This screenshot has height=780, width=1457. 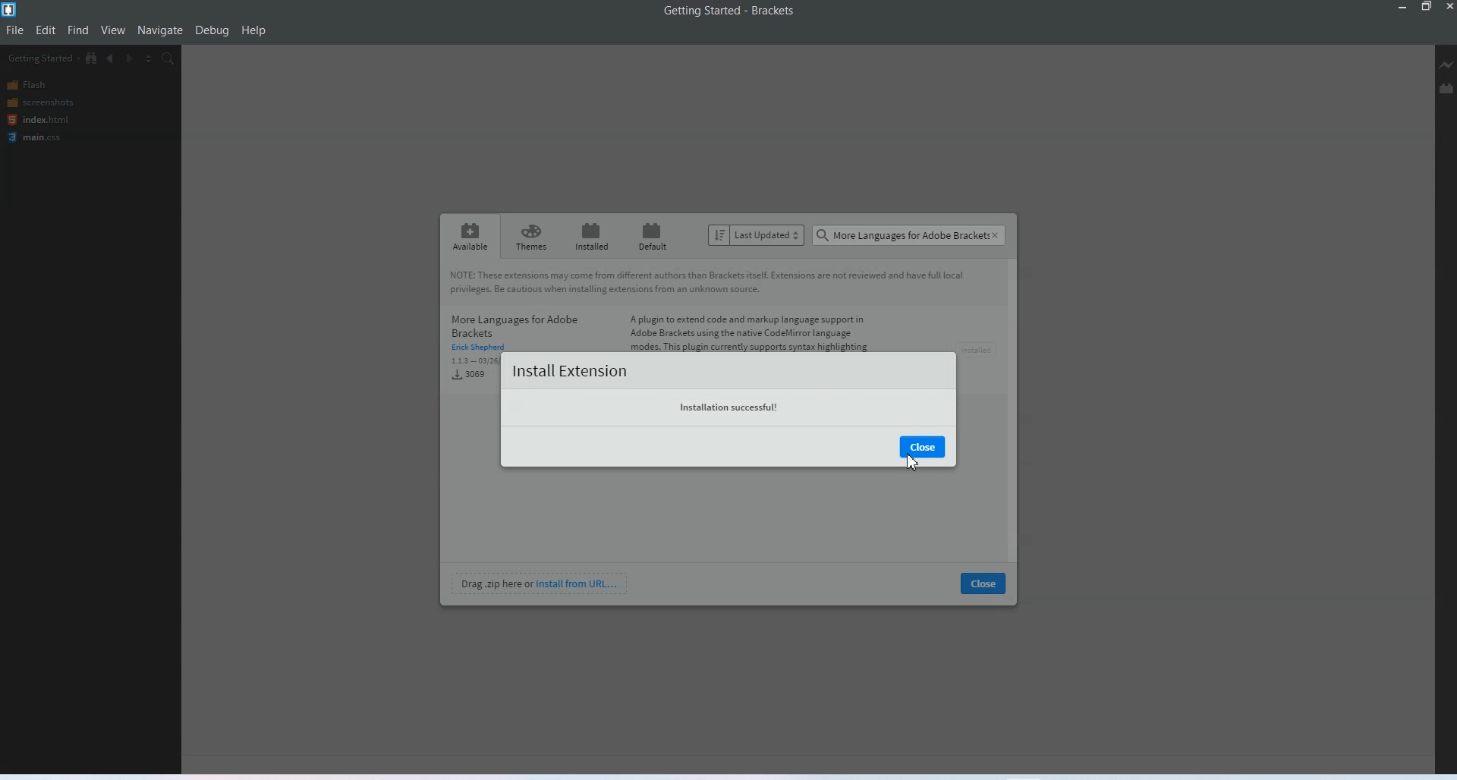 What do you see at coordinates (1448, 7) in the screenshot?
I see `Close` at bounding box center [1448, 7].